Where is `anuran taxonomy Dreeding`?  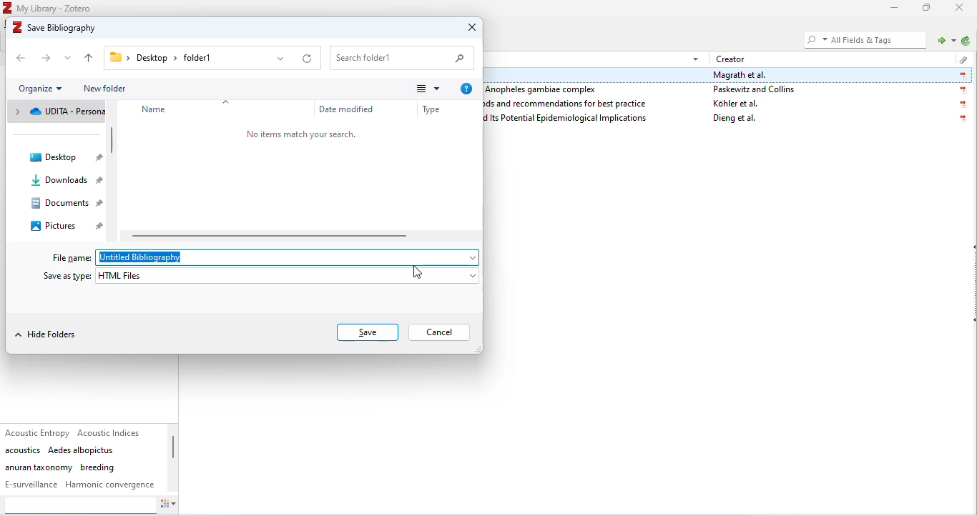
anuran taxonomy Dreeding is located at coordinates (60, 467).